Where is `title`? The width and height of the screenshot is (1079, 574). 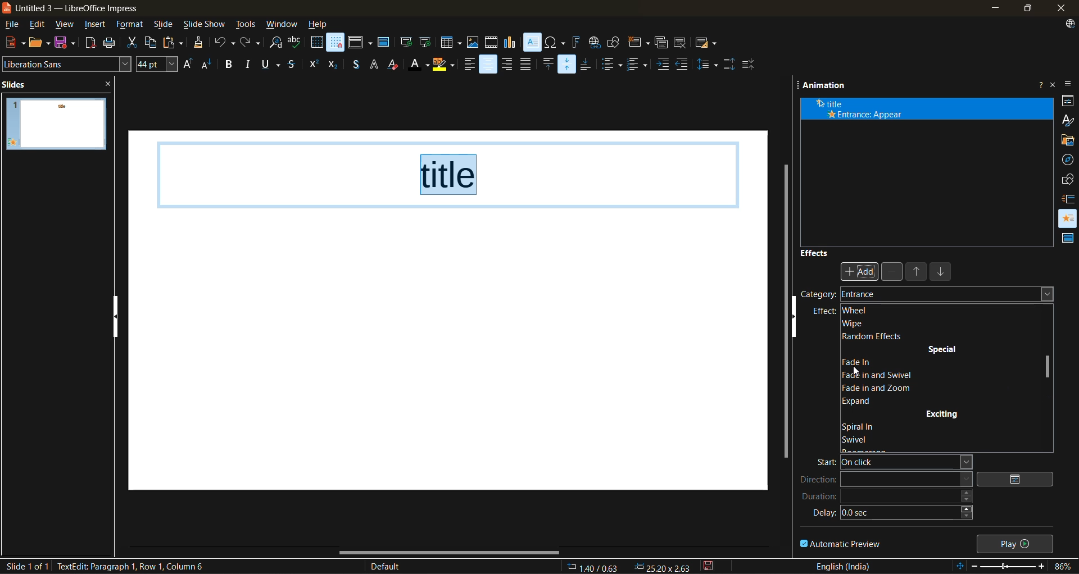 title is located at coordinates (451, 174).